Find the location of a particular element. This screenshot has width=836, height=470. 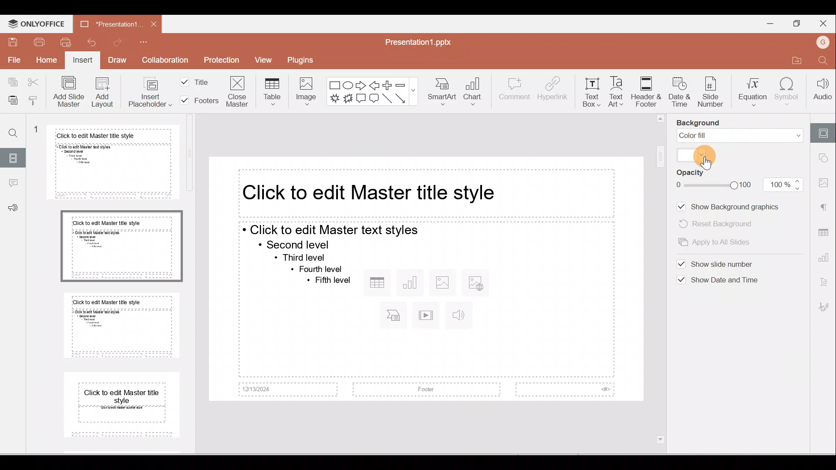

Select colour is located at coordinates (692, 155).